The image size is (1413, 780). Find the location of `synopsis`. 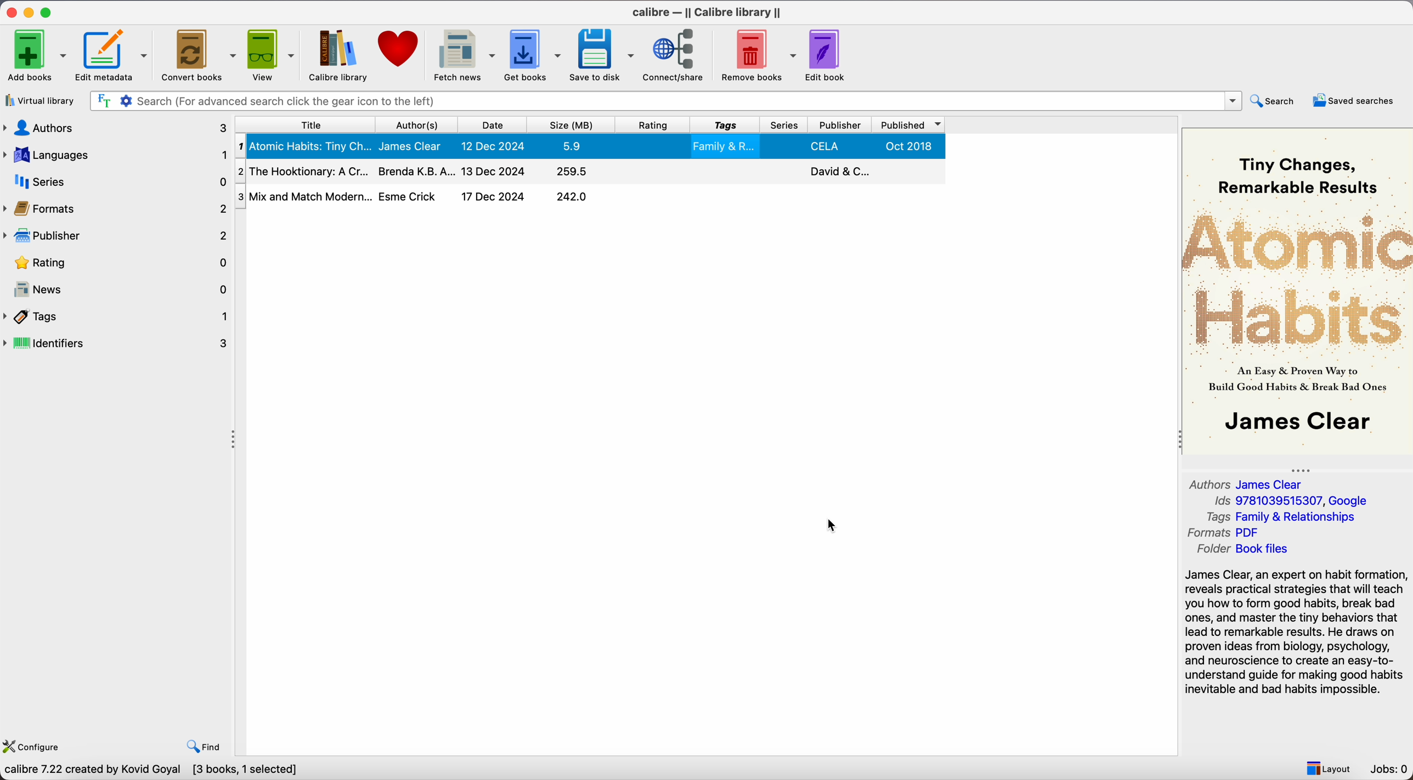

synopsis is located at coordinates (1296, 634).